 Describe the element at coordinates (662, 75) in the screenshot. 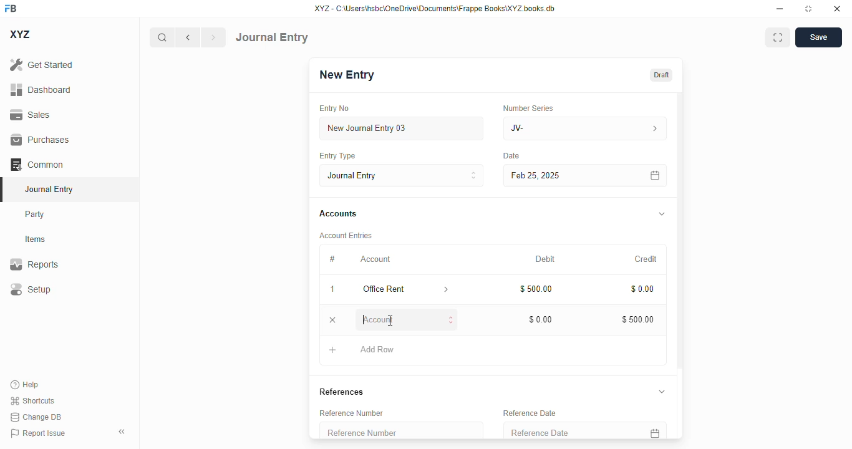

I see `draft` at that location.